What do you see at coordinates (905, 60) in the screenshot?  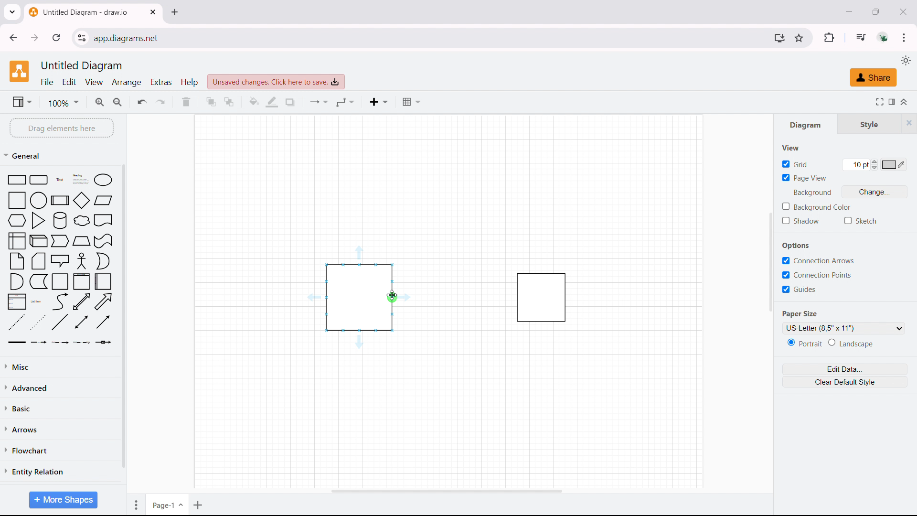 I see `select theme` at bounding box center [905, 60].